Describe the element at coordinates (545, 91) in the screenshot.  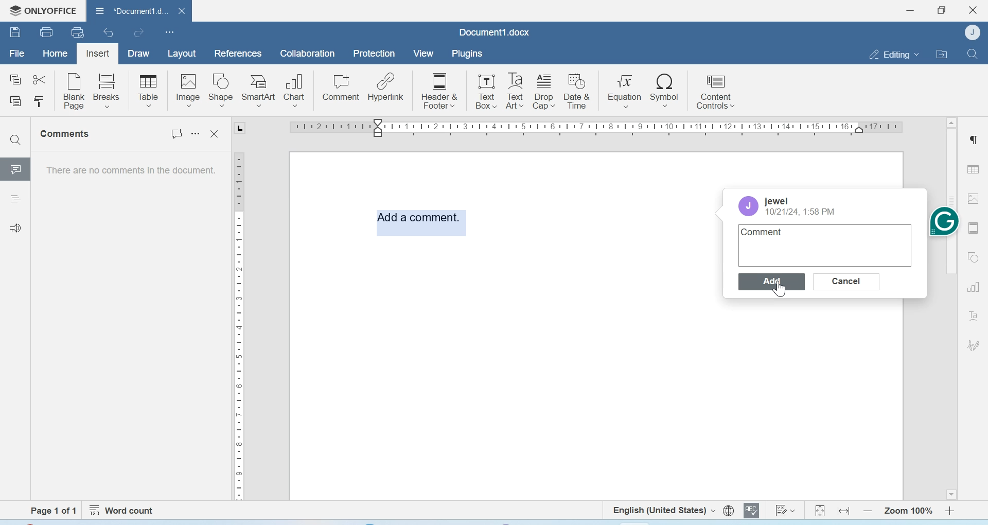
I see `Drop cafe` at that location.